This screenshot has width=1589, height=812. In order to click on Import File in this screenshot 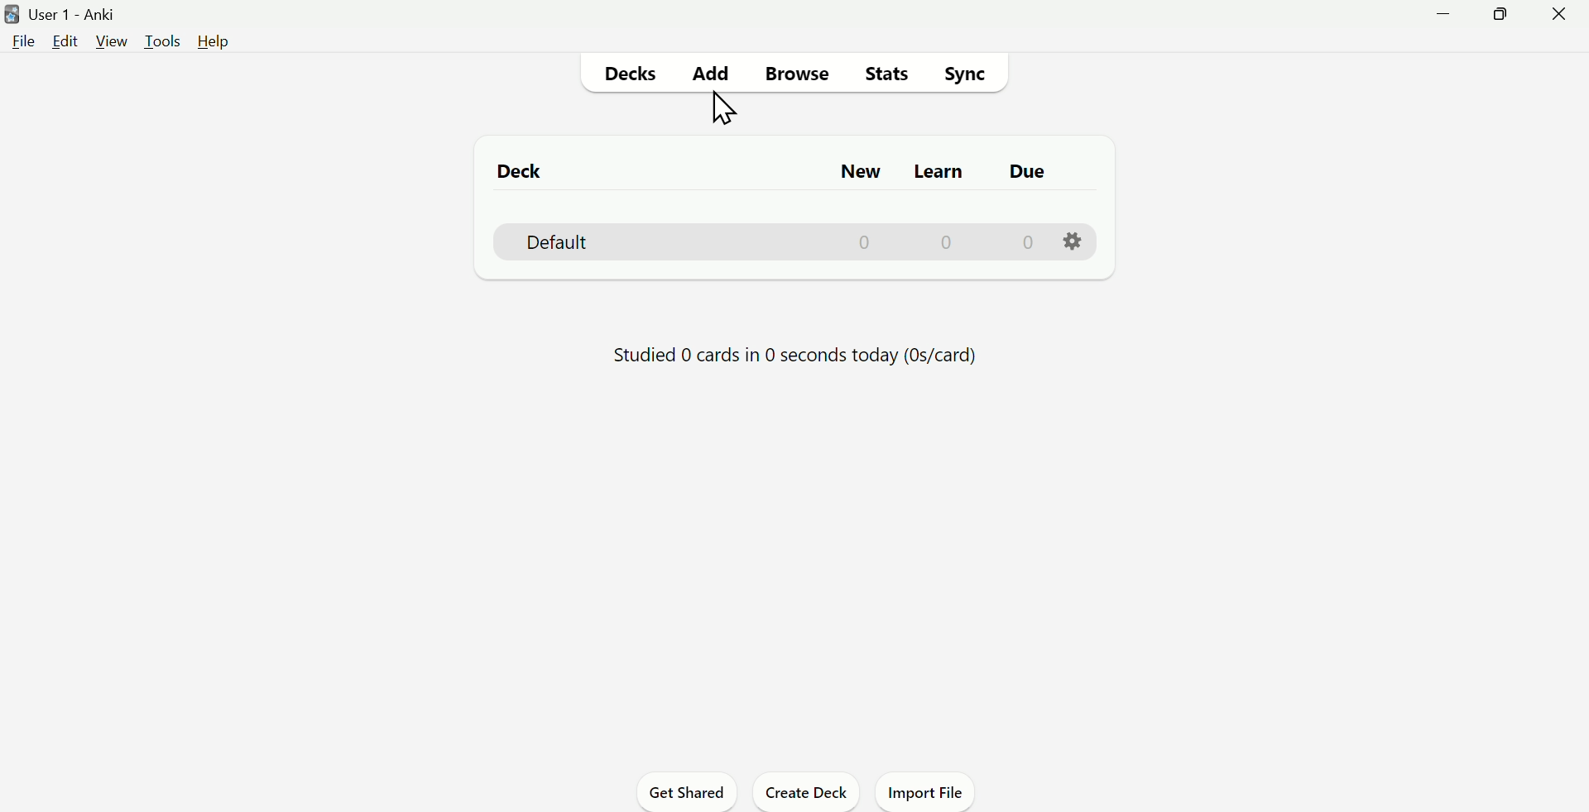, I will do `click(929, 793)`.